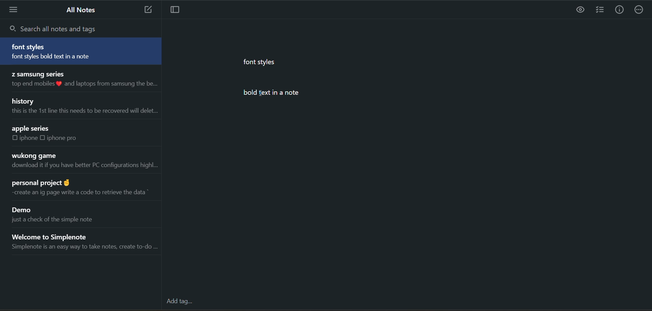 Image resolution: width=652 pixels, height=311 pixels. Describe the element at coordinates (83, 111) in the screenshot. I see `this is the 1st line this needs to be recovered will delet...` at that location.